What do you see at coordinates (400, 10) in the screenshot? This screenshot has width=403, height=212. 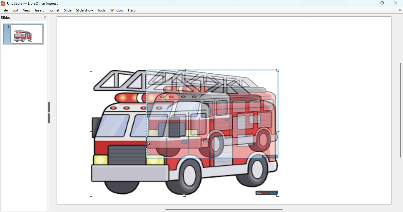 I see `close document` at bounding box center [400, 10].